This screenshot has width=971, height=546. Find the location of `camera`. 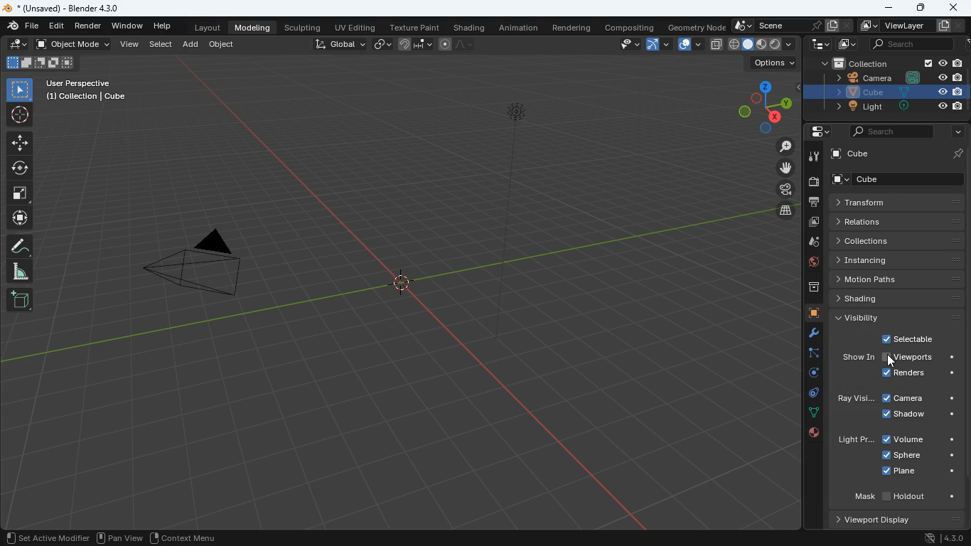

camera is located at coordinates (781, 190).